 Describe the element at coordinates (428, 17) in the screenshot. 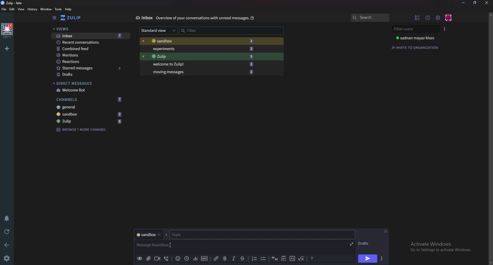

I see `Help menu` at that location.